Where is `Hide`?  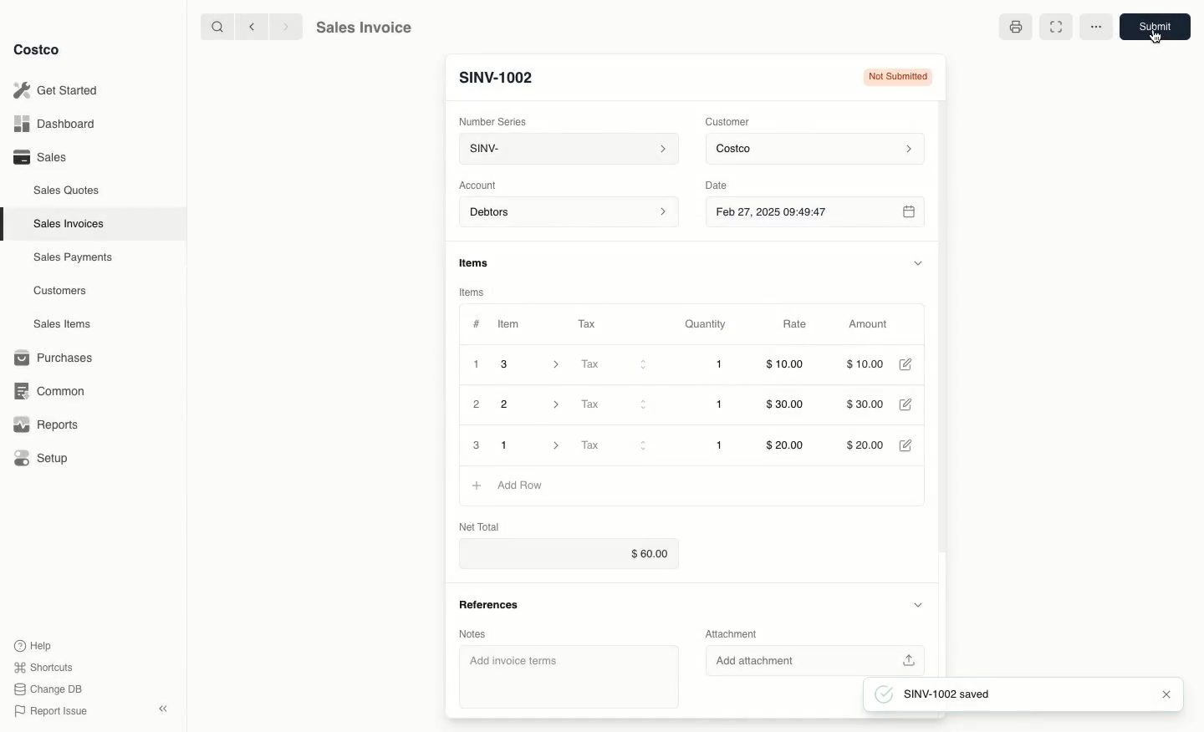 Hide is located at coordinates (919, 606).